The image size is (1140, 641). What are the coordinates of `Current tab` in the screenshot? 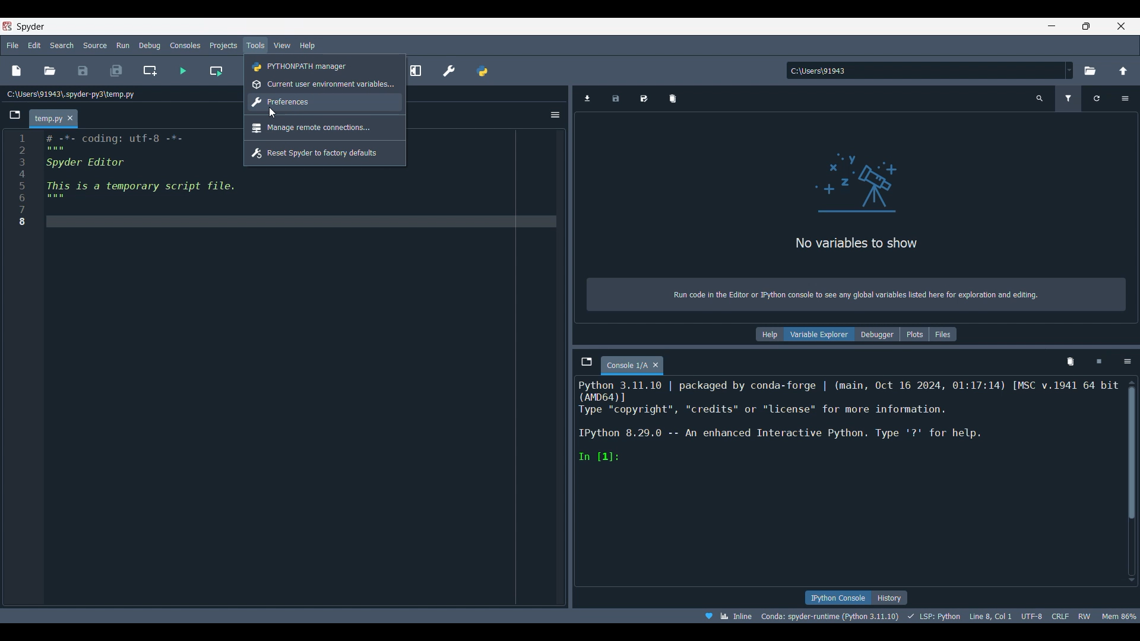 It's located at (626, 366).